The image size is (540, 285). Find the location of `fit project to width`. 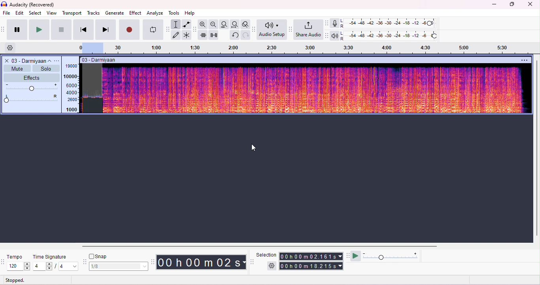

fit project to width is located at coordinates (234, 24).